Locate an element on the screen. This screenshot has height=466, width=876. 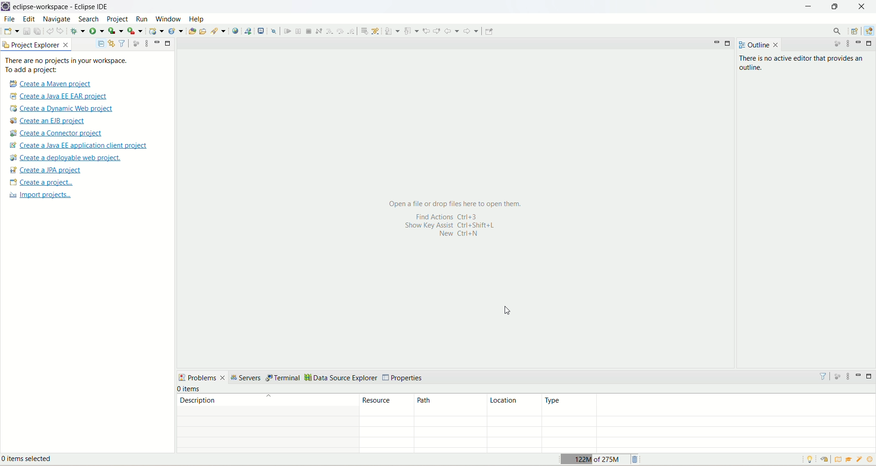
link with editor is located at coordinates (112, 43).